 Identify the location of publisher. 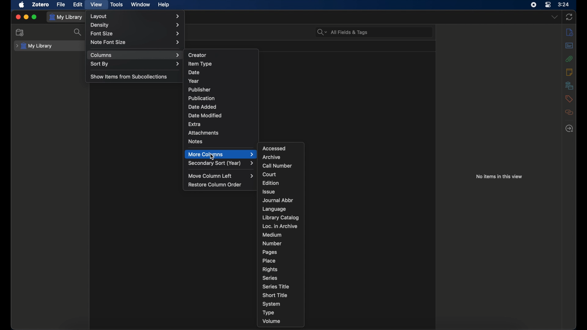
(200, 90).